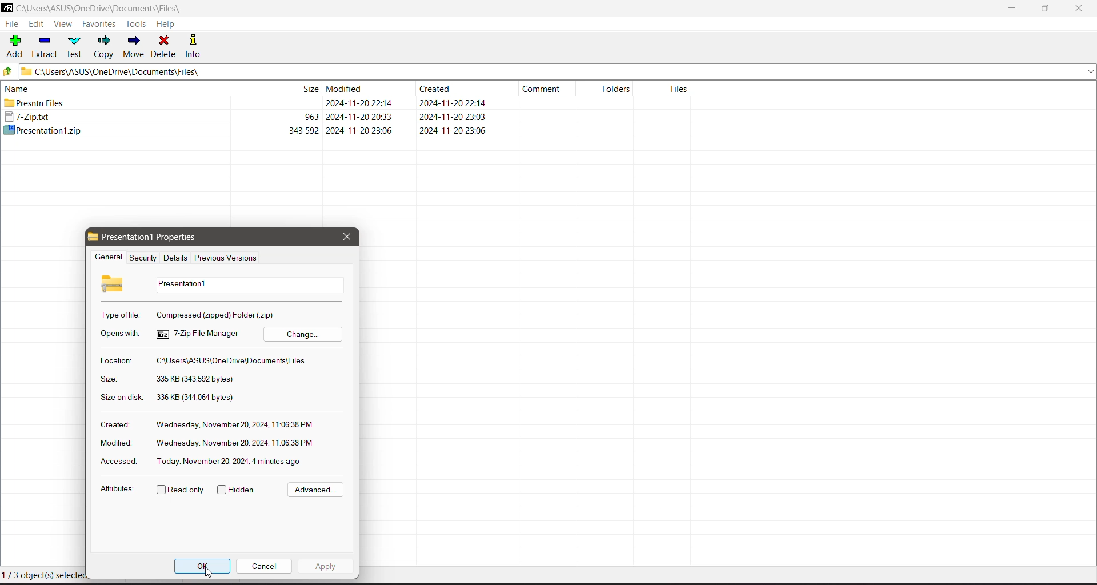 Image resolution: width=1097 pixels, height=585 pixels. I want to click on Move, so click(134, 47).